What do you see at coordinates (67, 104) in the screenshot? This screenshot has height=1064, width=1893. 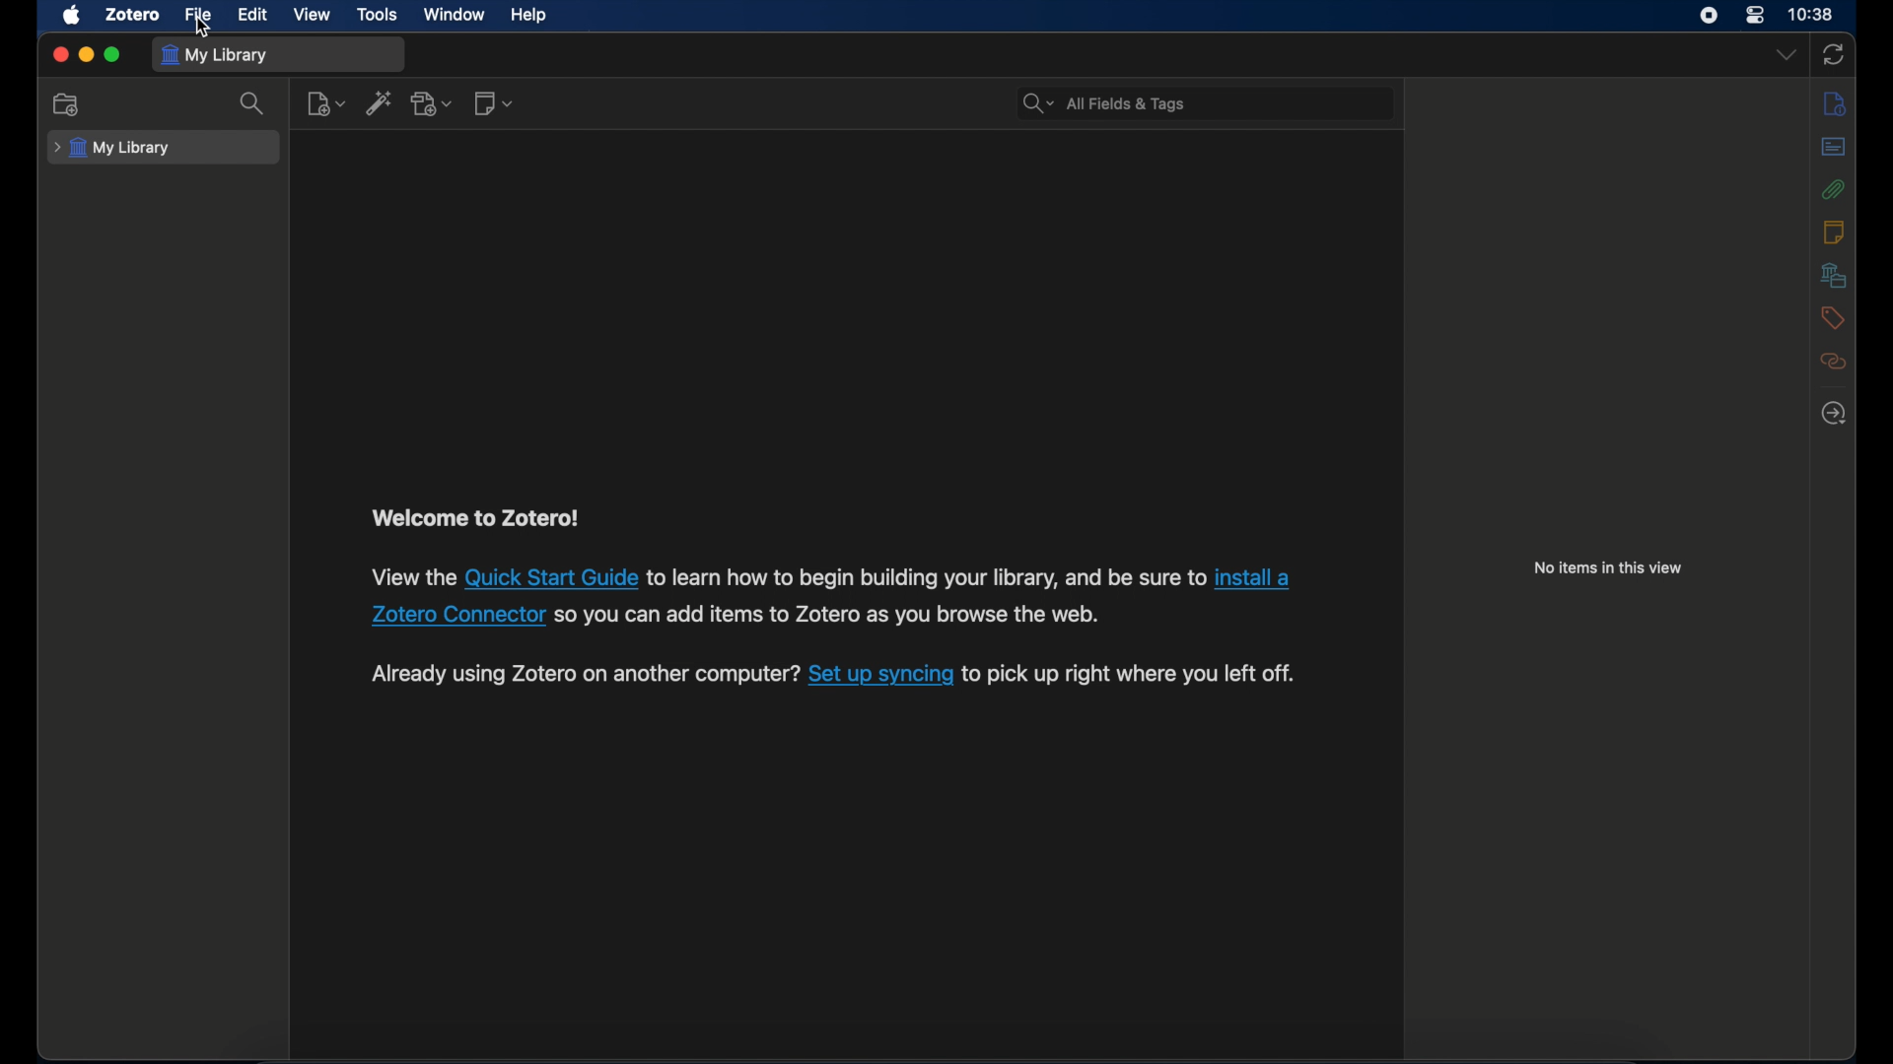 I see `new collection` at bounding box center [67, 104].